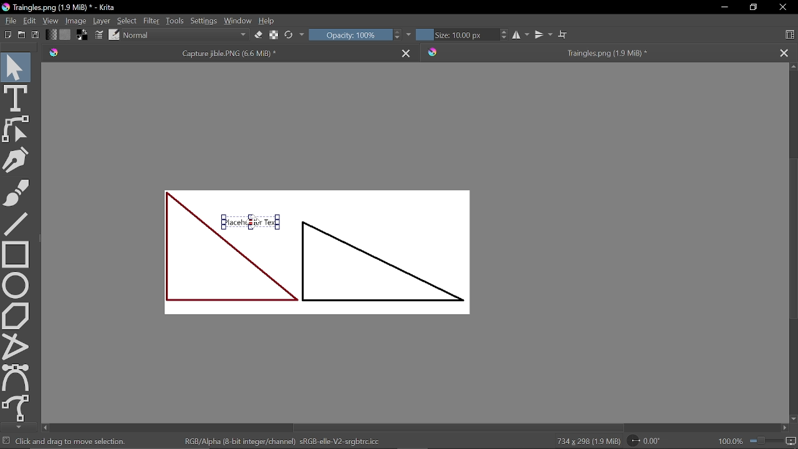 The width and height of the screenshot is (798, 449). I want to click on Close tab, so click(407, 53).